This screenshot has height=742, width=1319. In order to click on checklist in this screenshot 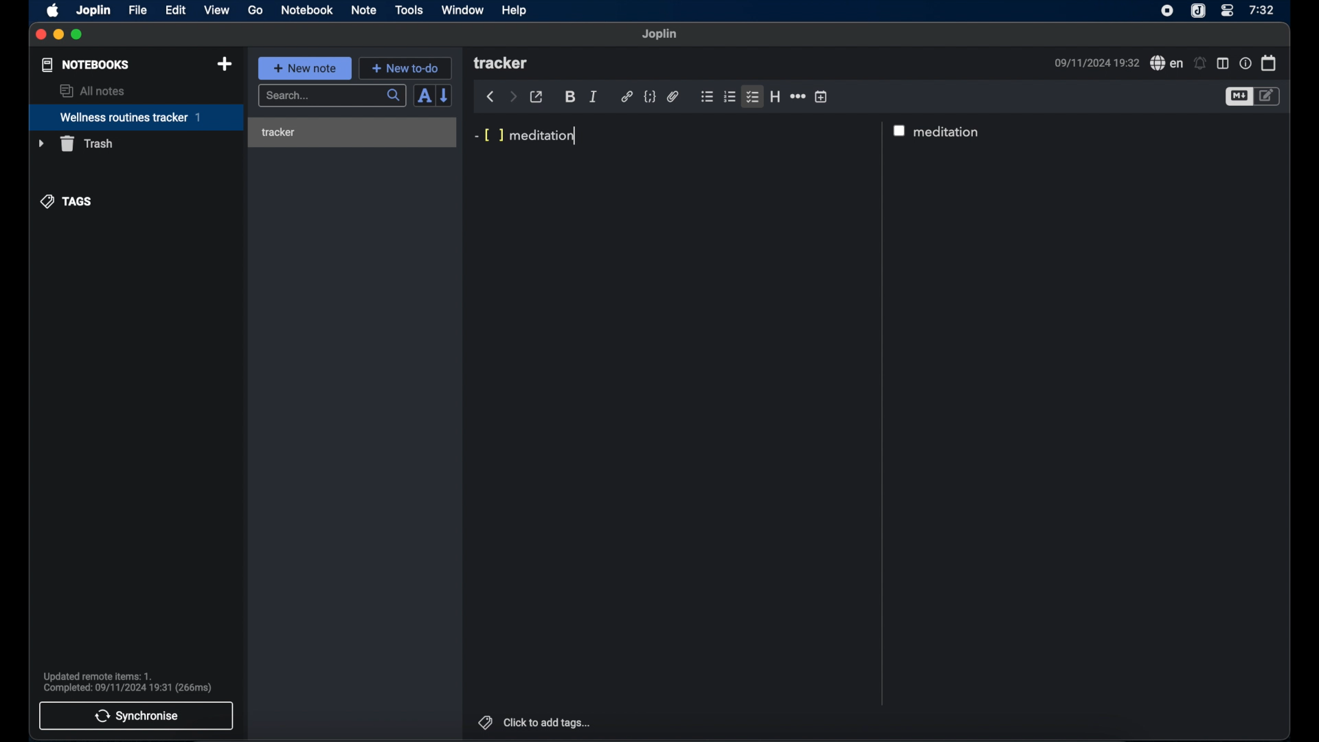, I will do `click(754, 96)`.